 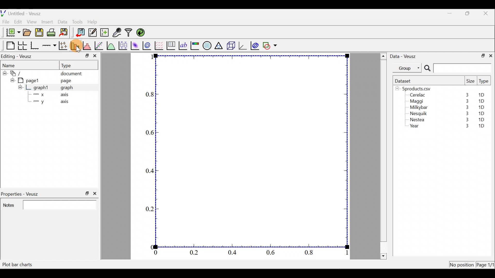 I want to click on 0, so click(x=151, y=247).